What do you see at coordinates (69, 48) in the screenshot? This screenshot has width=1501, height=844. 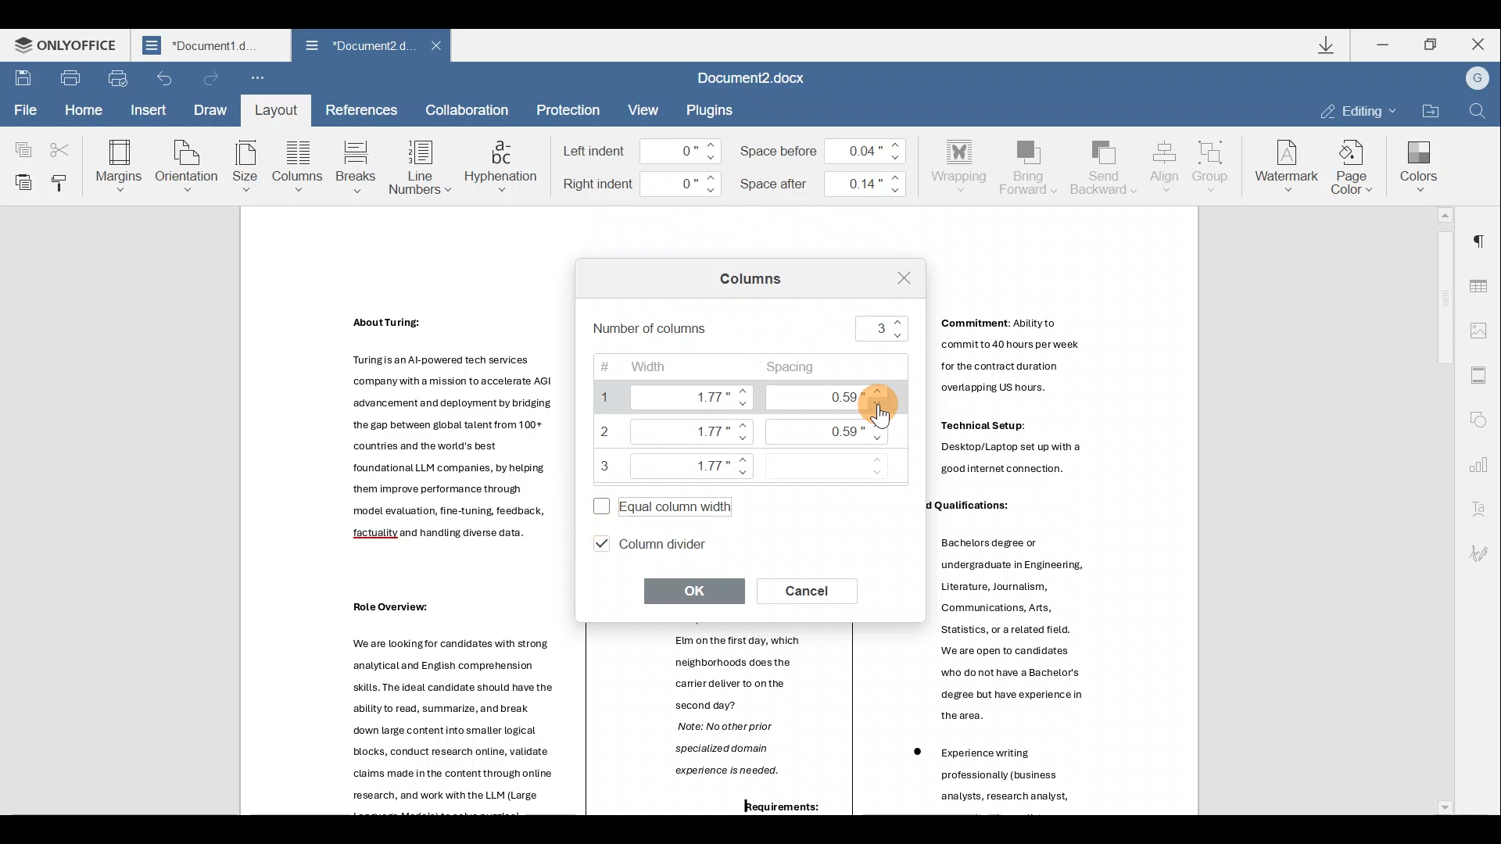 I see `ONLYOFFICE` at bounding box center [69, 48].